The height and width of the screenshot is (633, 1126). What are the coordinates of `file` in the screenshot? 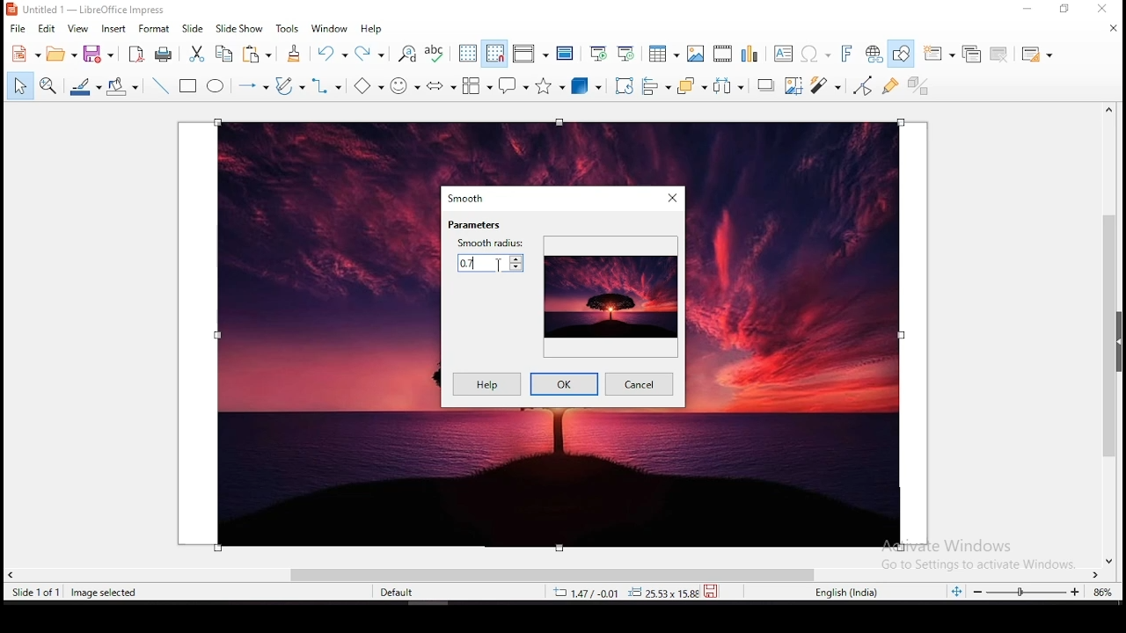 It's located at (16, 29).